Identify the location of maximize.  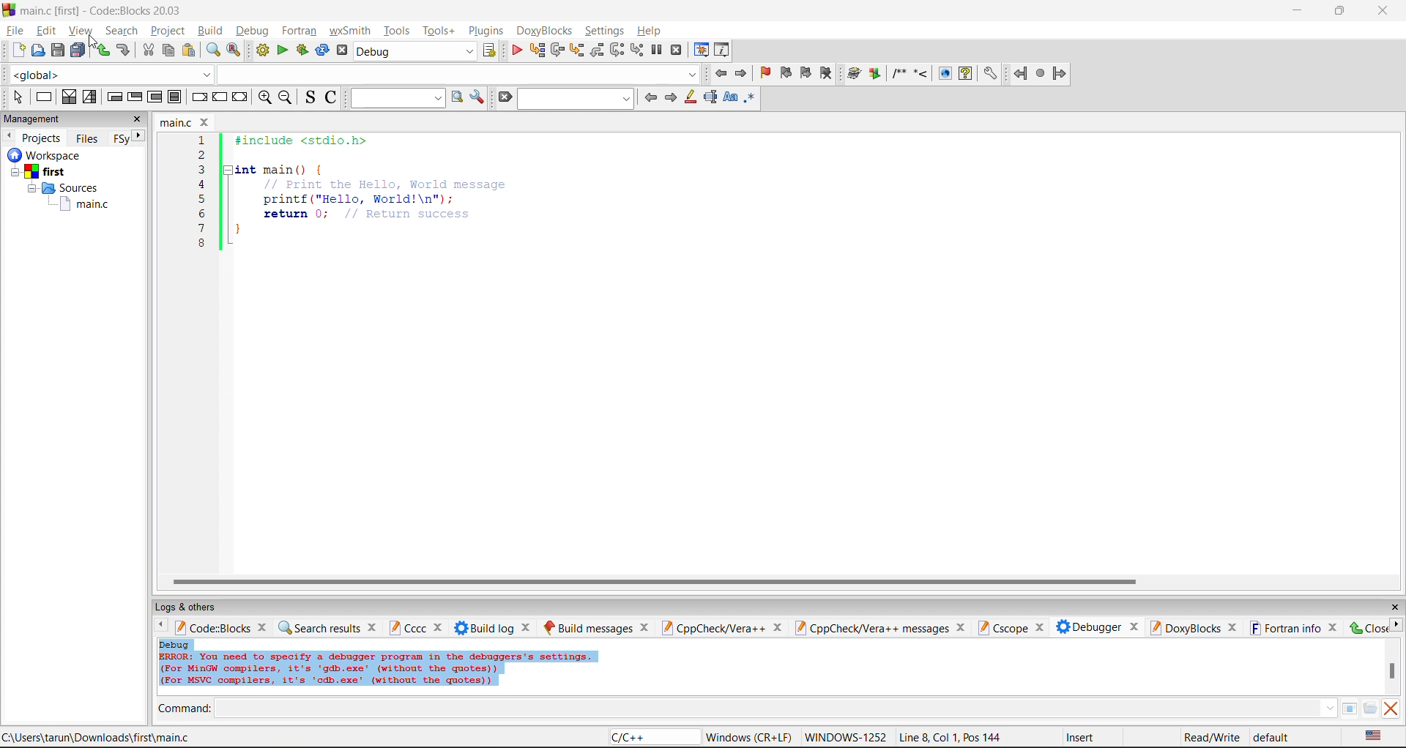
(1339, 11).